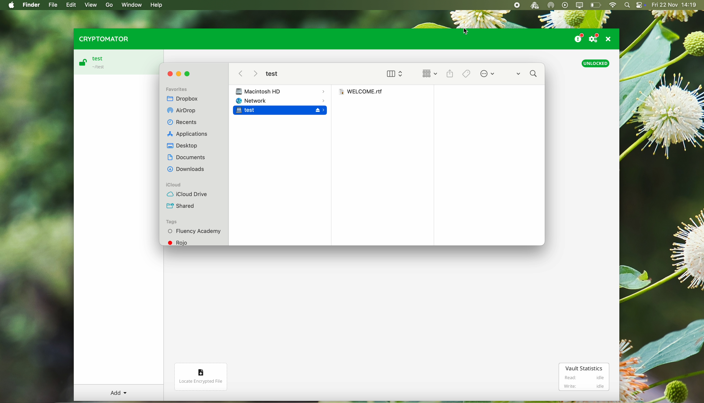 The width and height of the screenshot is (704, 403). What do you see at coordinates (188, 134) in the screenshot?
I see `applications` at bounding box center [188, 134].